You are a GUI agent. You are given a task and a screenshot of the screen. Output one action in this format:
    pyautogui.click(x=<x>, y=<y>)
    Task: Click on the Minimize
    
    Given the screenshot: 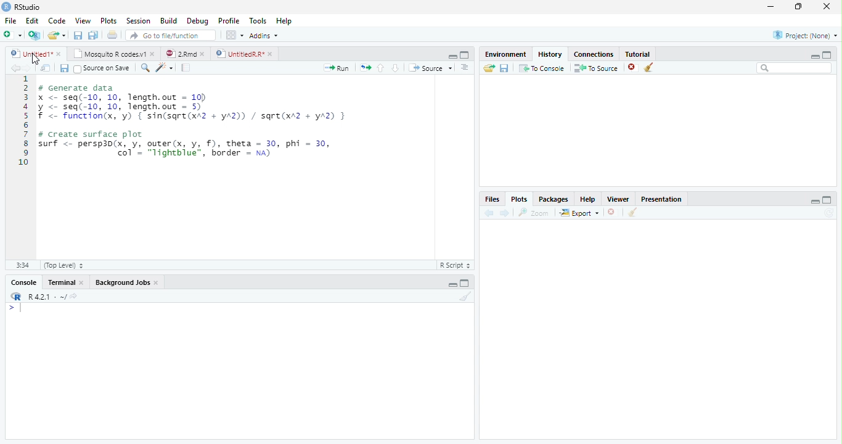 What is the action you would take?
    pyautogui.click(x=452, y=284)
    